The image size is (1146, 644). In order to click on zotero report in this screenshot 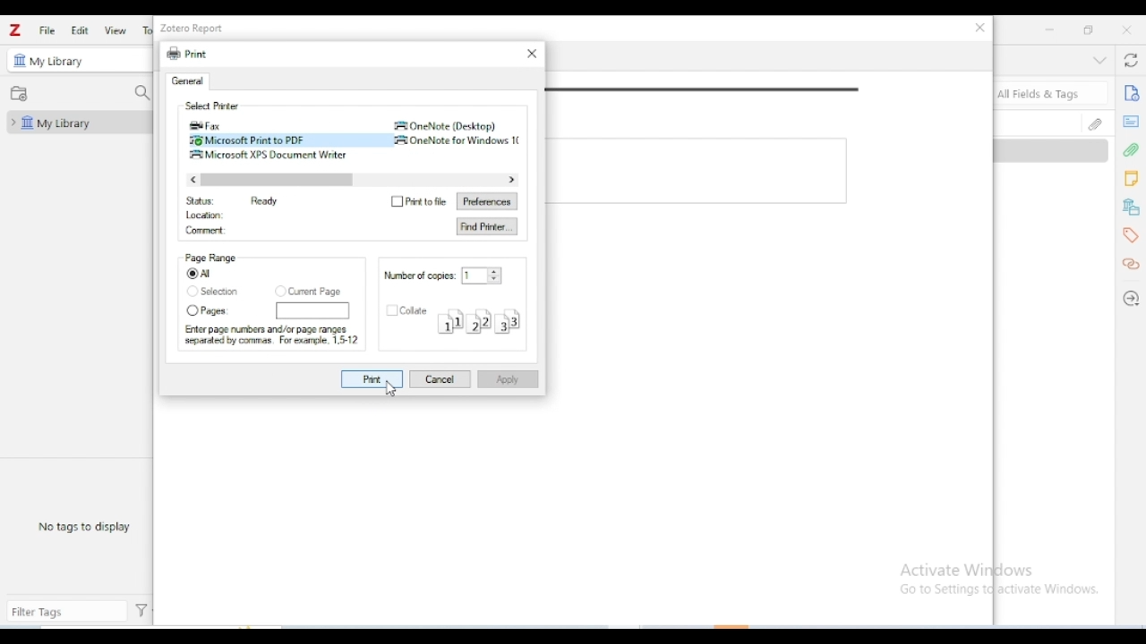, I will do `click(192, 28)`.